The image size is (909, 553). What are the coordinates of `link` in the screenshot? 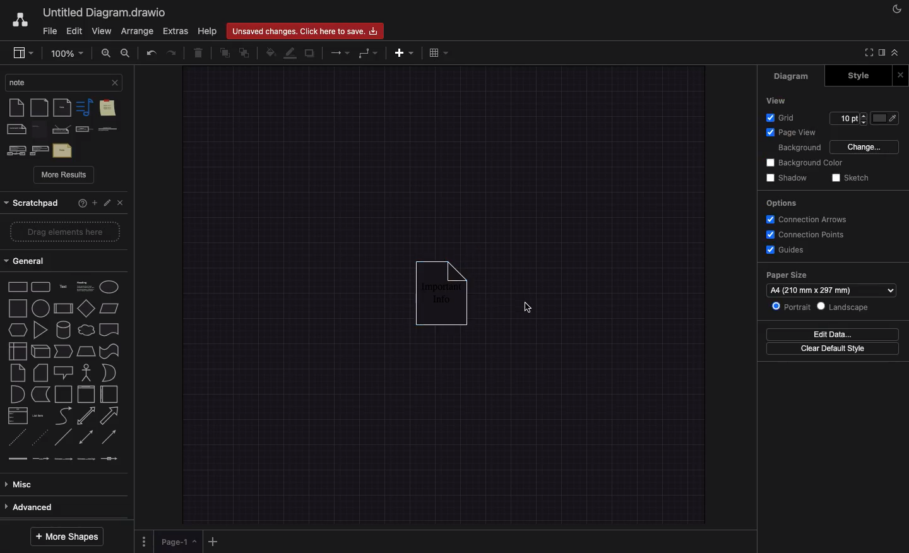 It's located at (18, 461).